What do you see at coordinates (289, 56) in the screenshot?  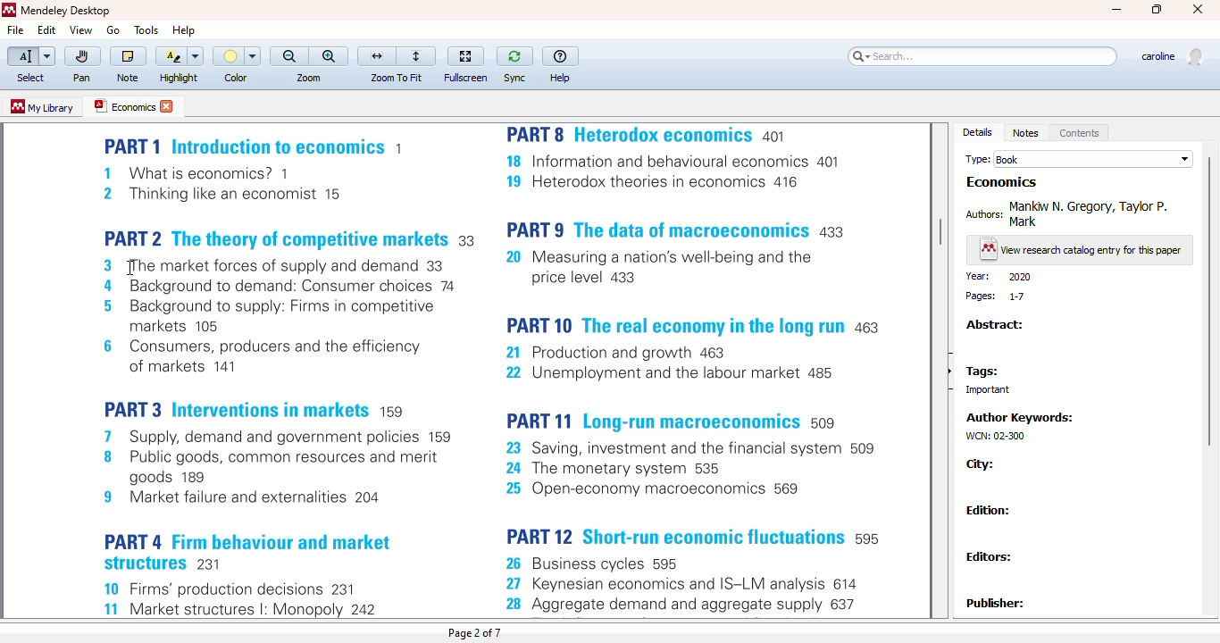 I see `zoom out` at bounding box center [289, 56].